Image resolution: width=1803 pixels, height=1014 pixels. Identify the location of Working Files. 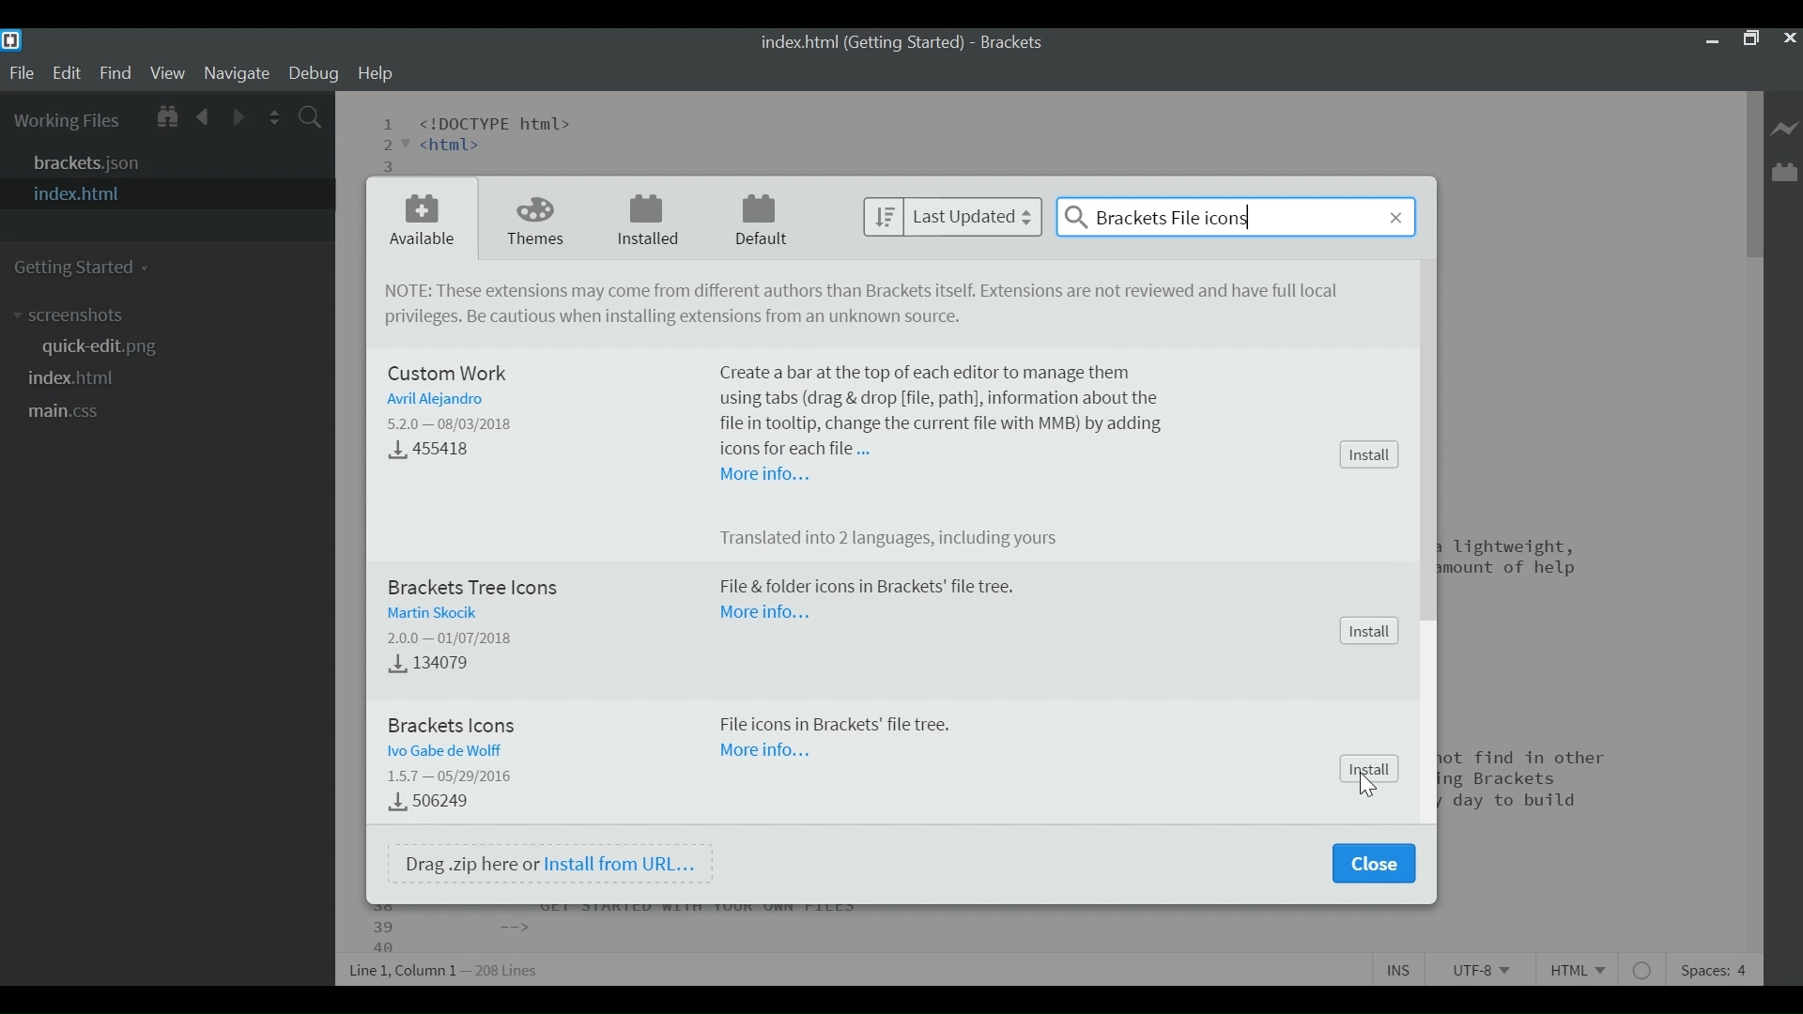
(67, 119).